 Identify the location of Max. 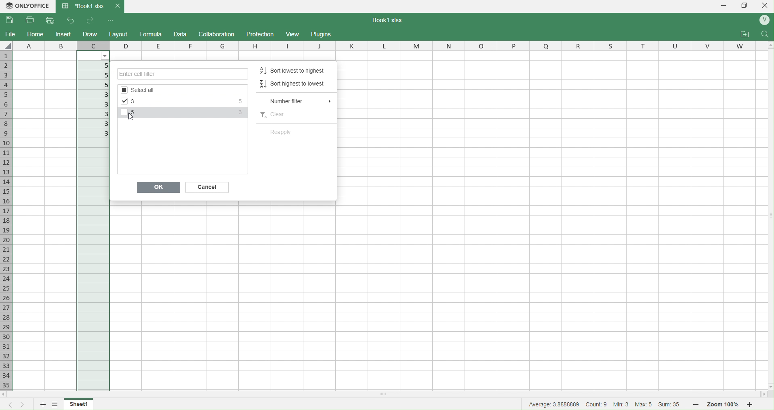
(645, 404).